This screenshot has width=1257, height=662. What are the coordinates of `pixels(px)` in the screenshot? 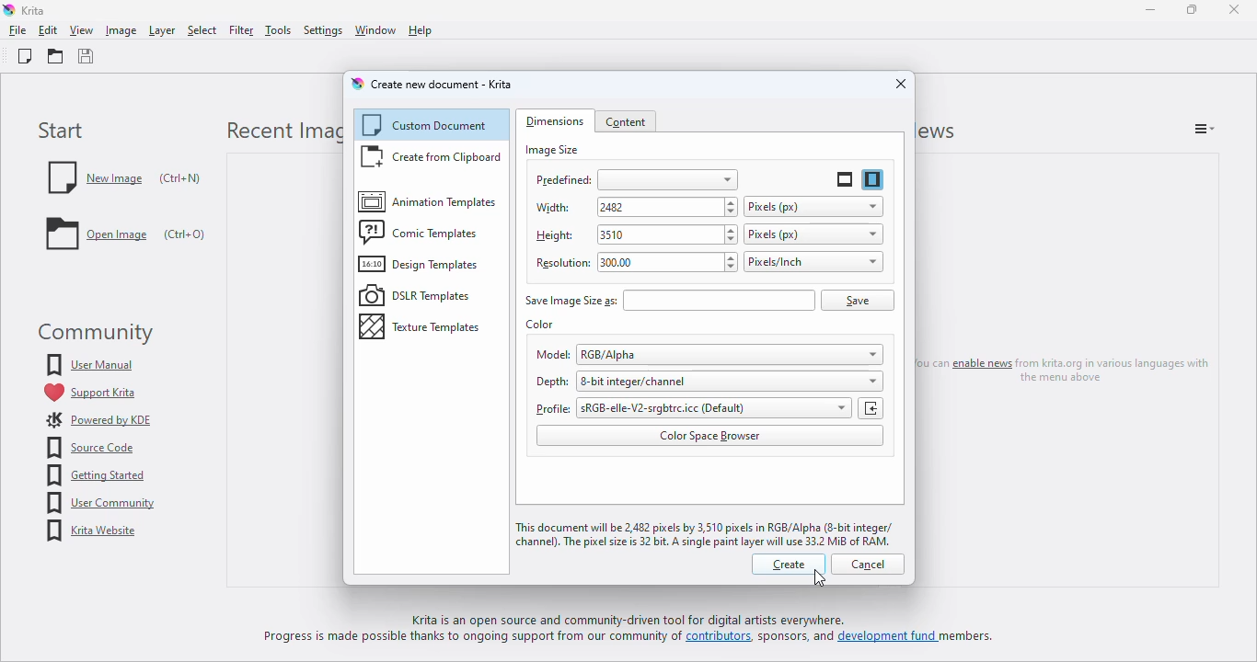 It's located at (813, 206).